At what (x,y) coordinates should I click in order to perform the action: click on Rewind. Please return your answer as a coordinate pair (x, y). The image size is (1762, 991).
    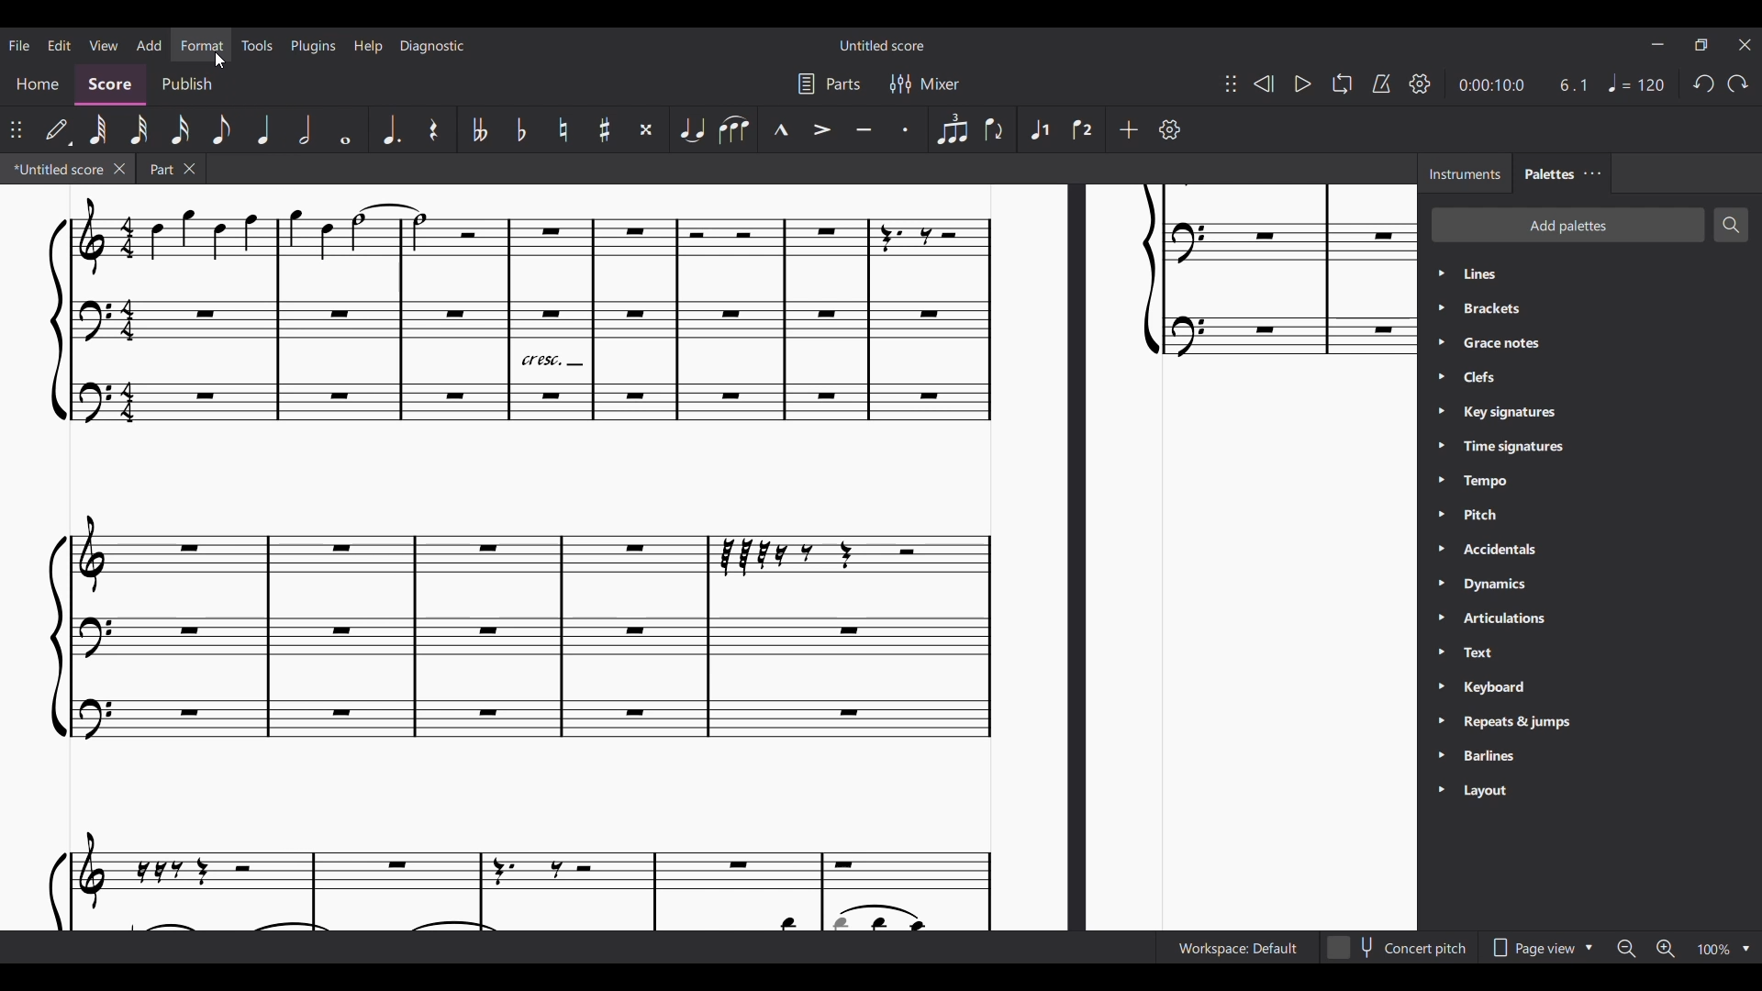
    Looking at the image, I should click on (1263, 84).